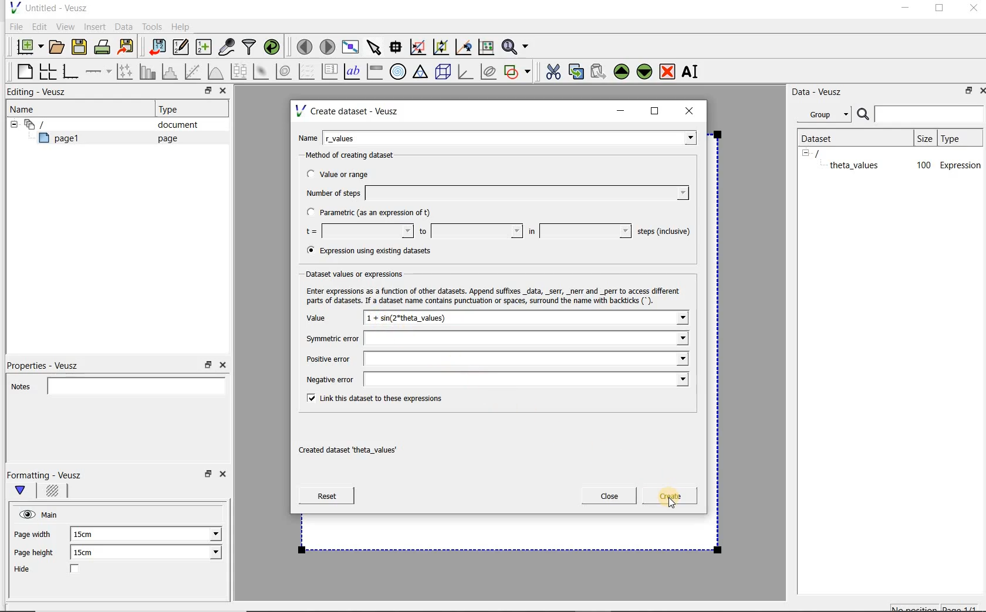 This screenshot has width=986, height=612. What do you see at coordinates (489, 72) in the screenshot?
I see `plot covariance ellipses` at bounding box center [489, 72].